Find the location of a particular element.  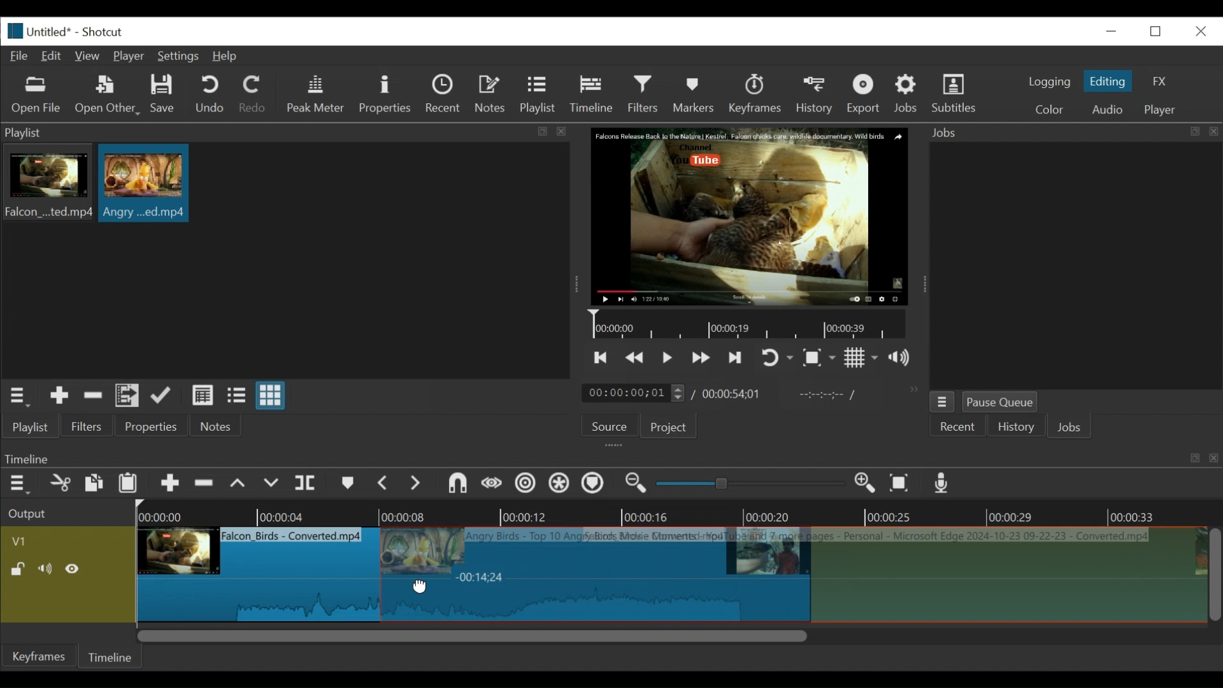

File is located at coordinates (22, 57).